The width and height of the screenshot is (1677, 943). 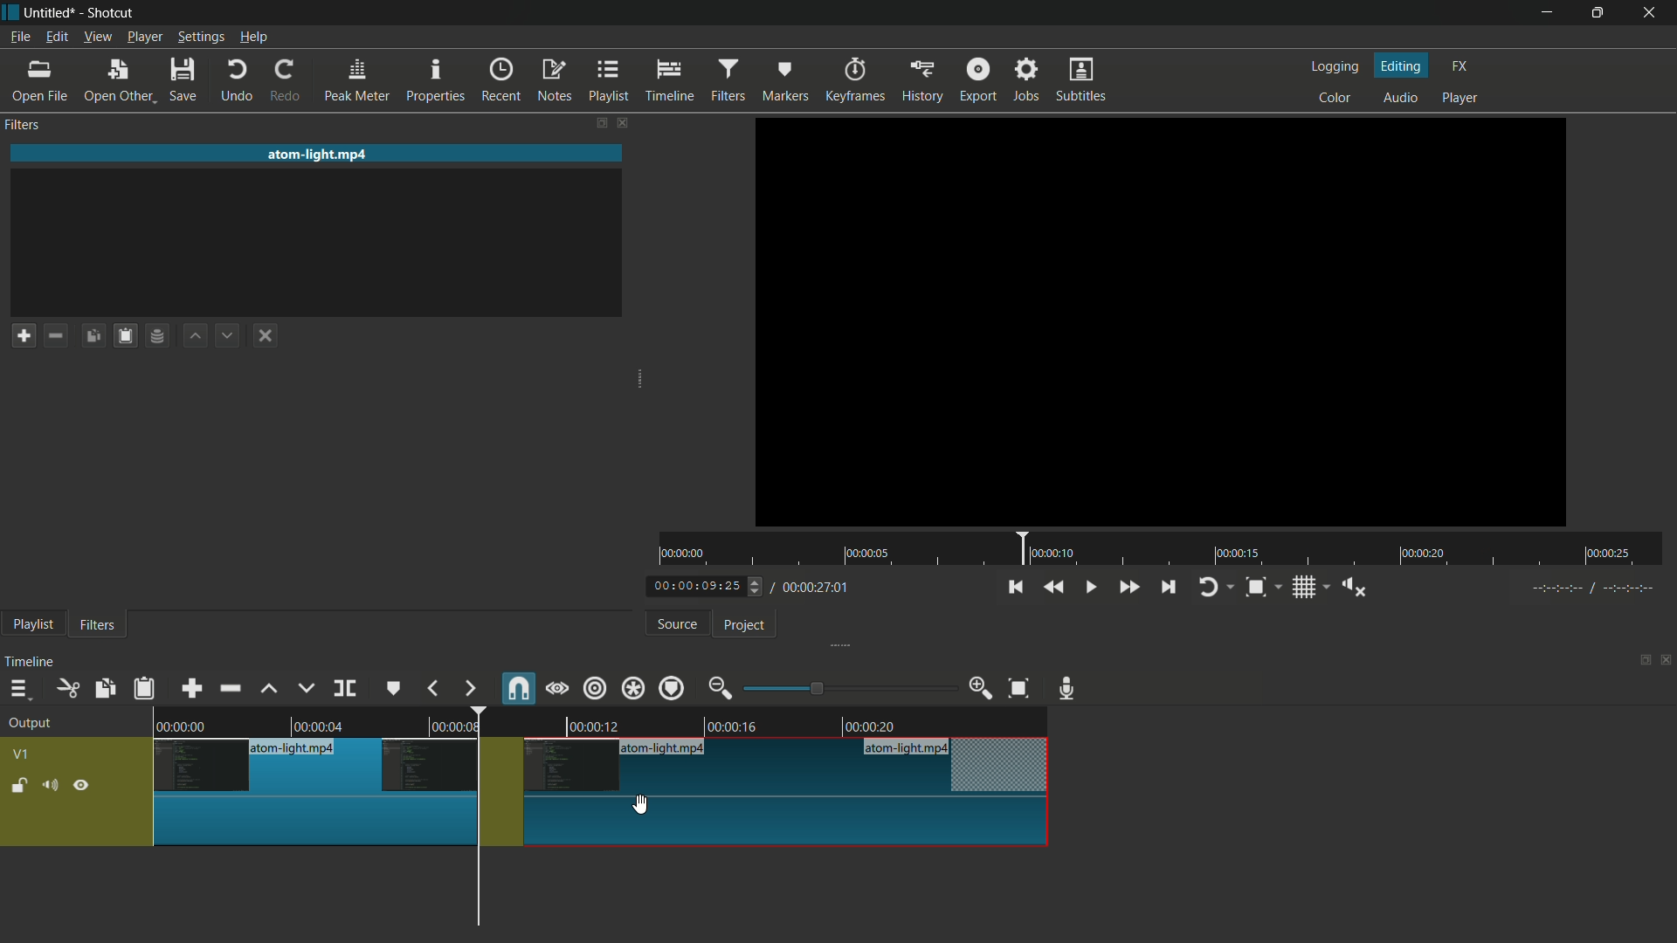 I want to click on lock, so click(x=19, y=787).